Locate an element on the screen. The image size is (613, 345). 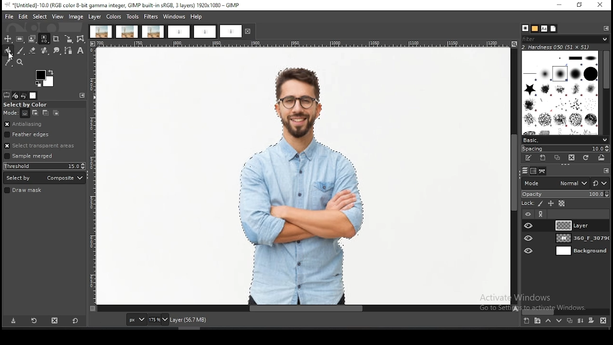
opacity is located at coordinates (565, 195).